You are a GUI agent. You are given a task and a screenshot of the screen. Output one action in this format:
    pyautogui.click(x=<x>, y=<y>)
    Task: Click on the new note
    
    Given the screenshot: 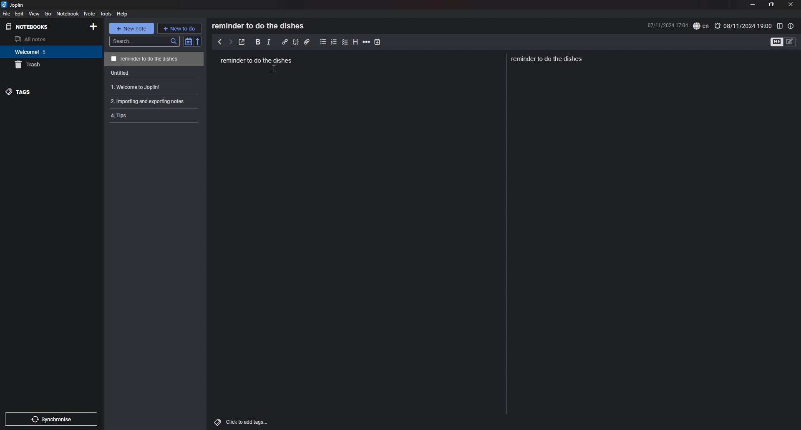 What is the action you would take?
    pyautogui.click(x=131, y=28)
    